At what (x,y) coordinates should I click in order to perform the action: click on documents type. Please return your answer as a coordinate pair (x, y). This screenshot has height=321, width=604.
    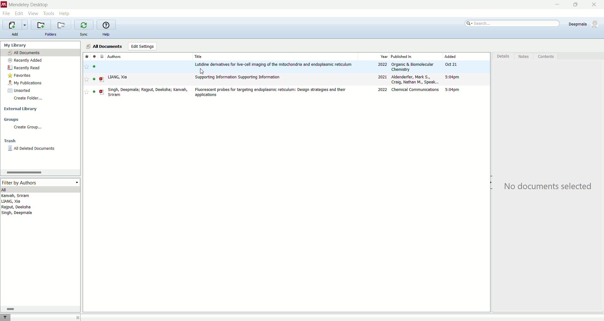
    Looking at the image, I should click on (102, 56).